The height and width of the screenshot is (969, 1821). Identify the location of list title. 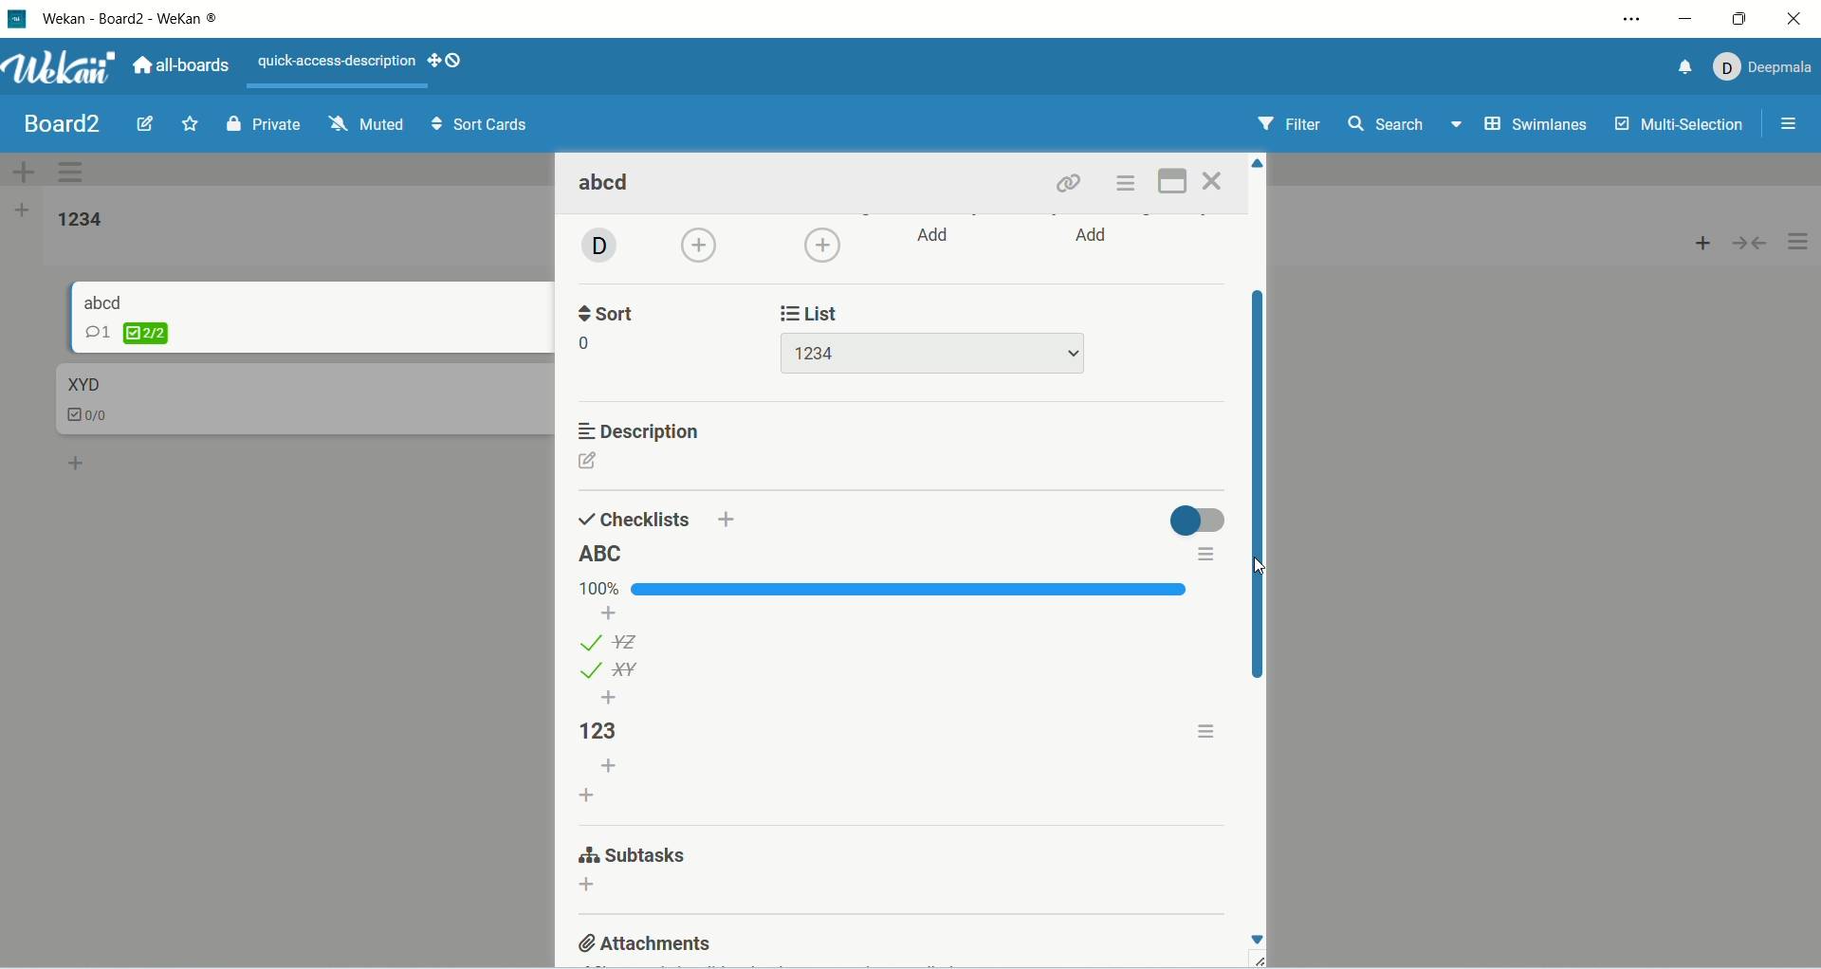
(605, 555).